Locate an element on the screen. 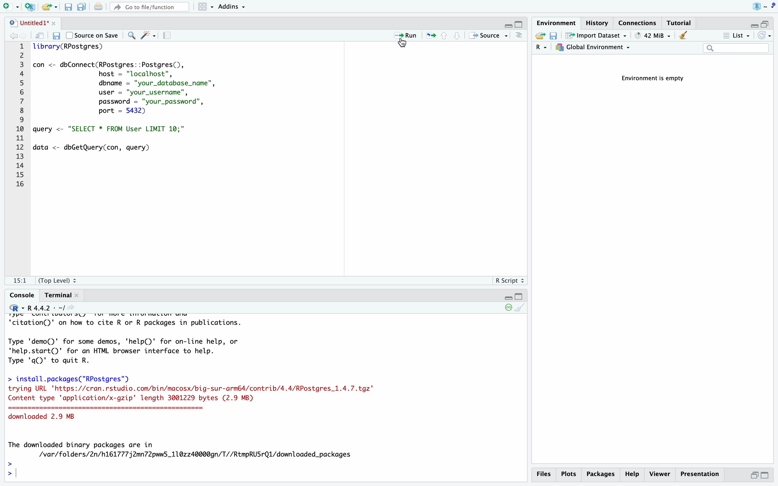  R script is located at coordinates (510, 281).